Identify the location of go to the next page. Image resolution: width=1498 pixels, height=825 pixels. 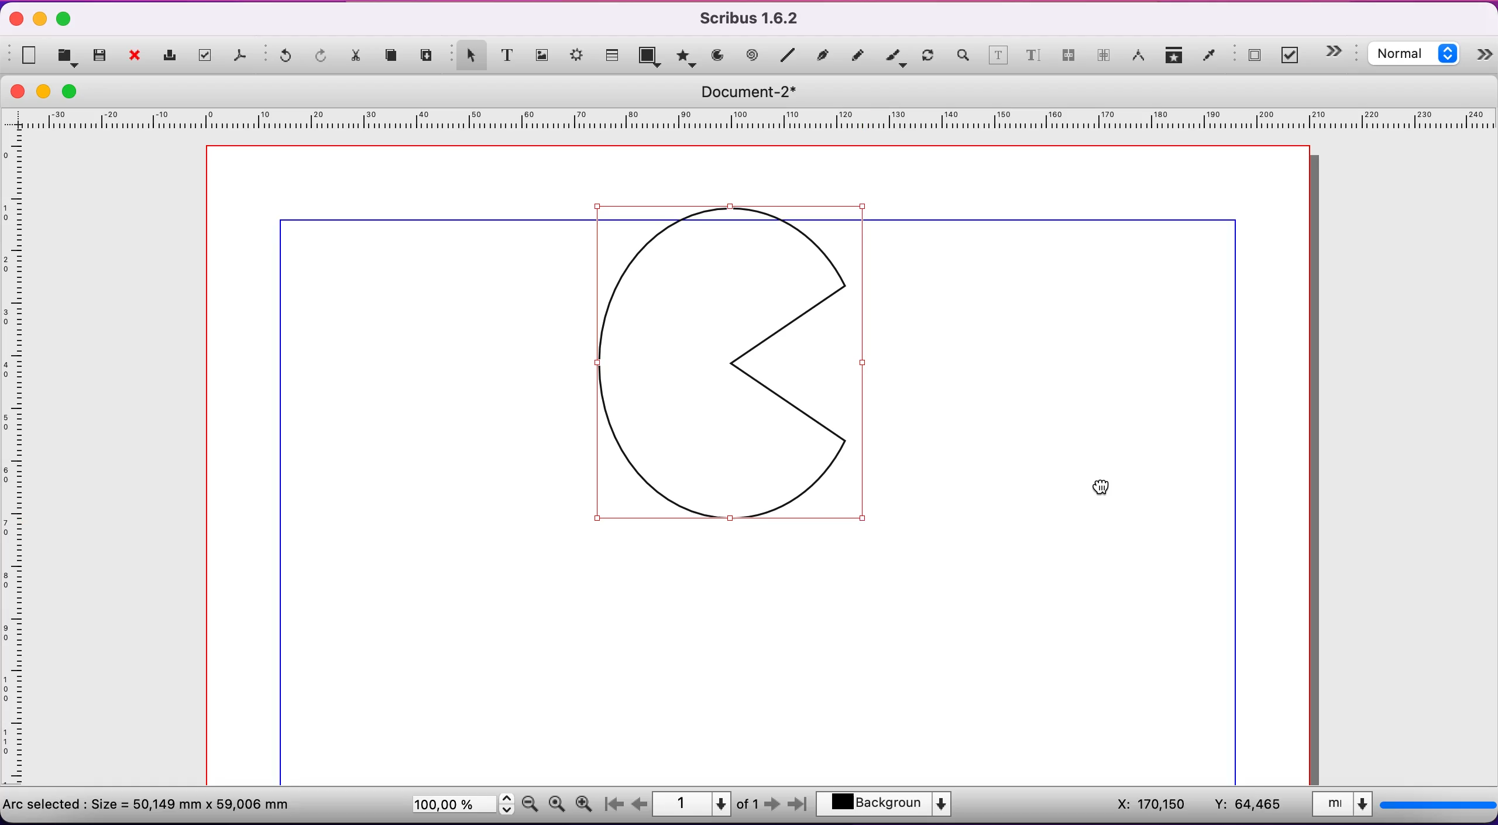
(774, 807).